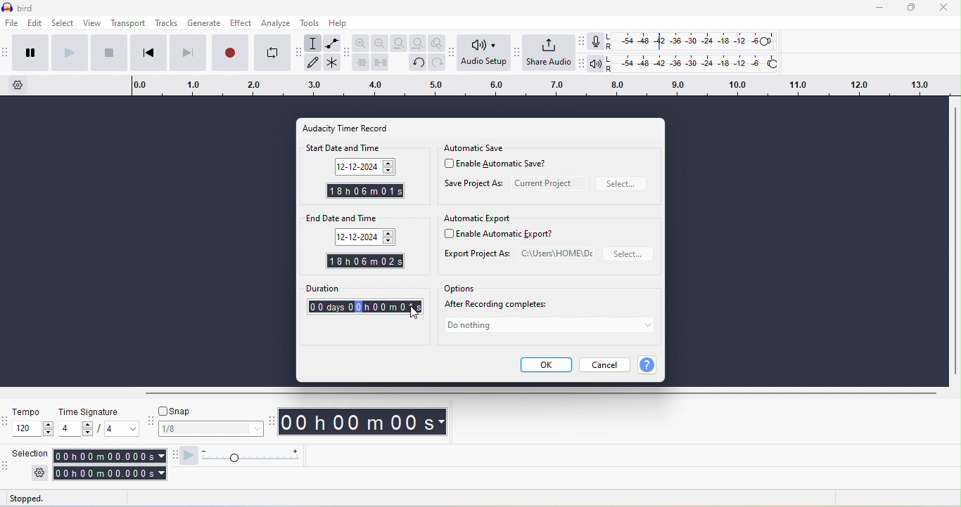 Image resolution: width=961 pixels, height=507 pixels. I want to click on skip to end, so click(187, 55).